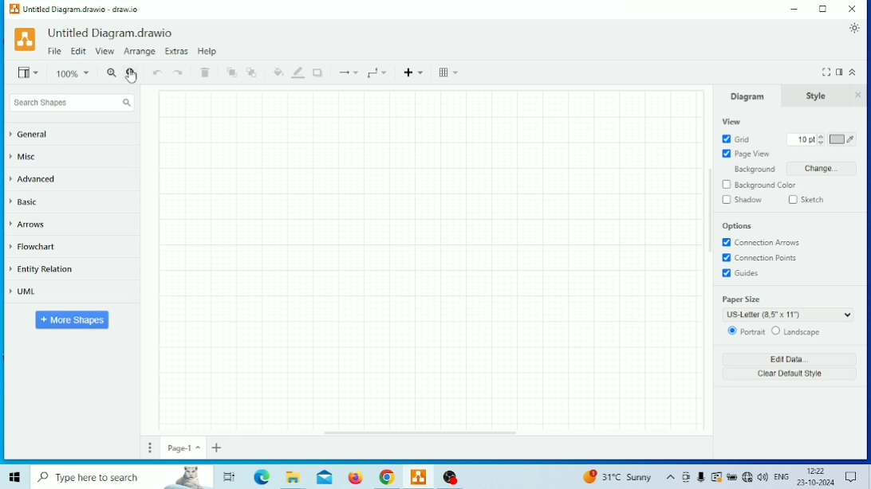 Image resolution: width=871 pixels, height=489 pixels. I want to click on Redo, so click(179, 72).